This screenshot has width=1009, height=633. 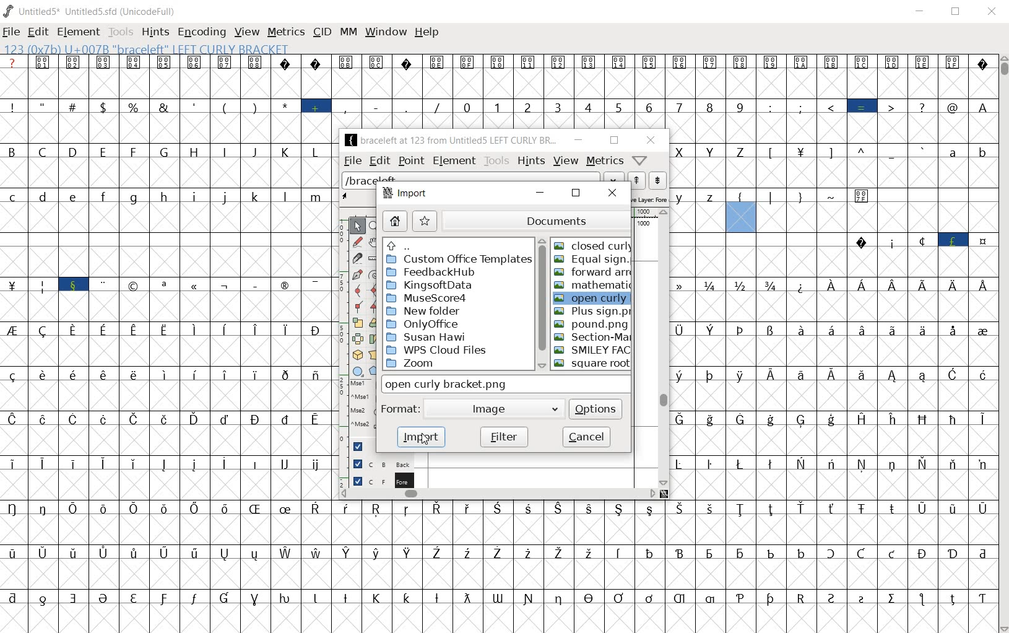 I want to click on minimize, so click(x=540, y=194).